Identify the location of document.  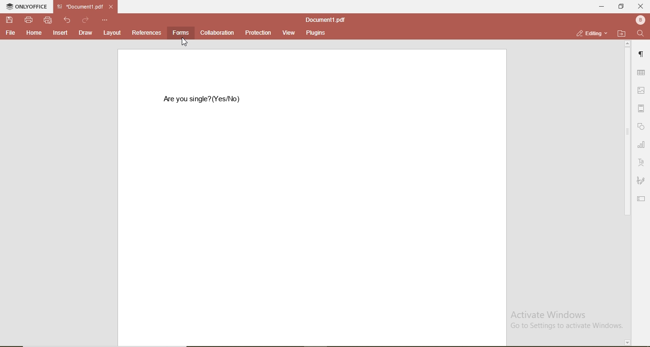
(324, 19).